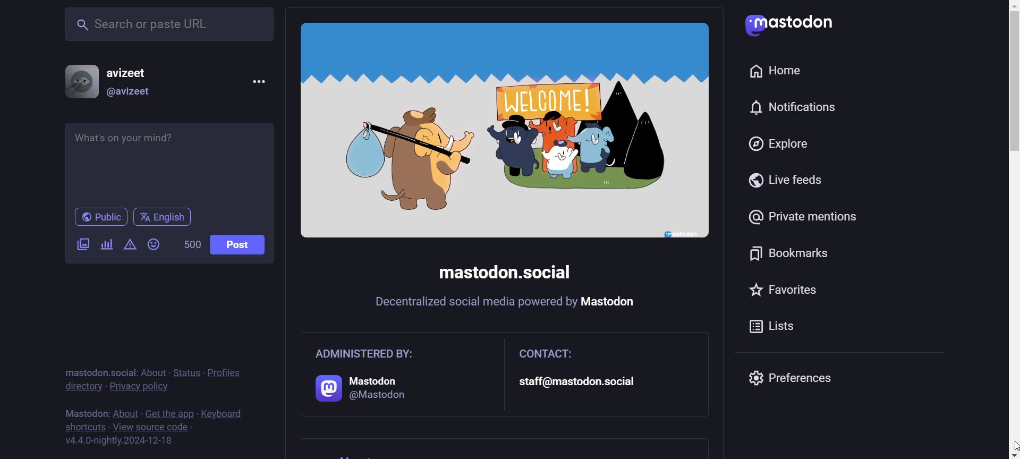 The image size is (1020, 459). Describe the element at coordinates (371, 379) in the screenshot. I see `Mastodon` at that location.